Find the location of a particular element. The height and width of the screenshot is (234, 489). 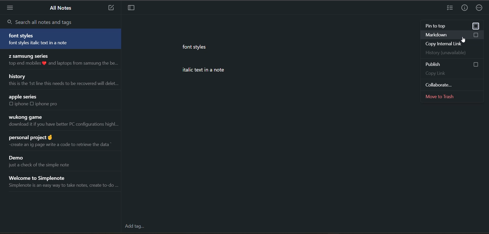

history is located at coordinates (452, 53).